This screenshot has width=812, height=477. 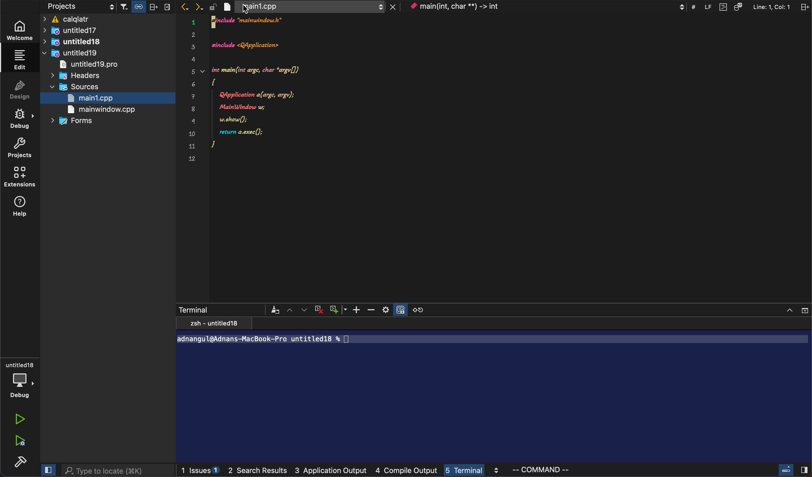 I want to click on untitled 19, so click(x=91, y=65).